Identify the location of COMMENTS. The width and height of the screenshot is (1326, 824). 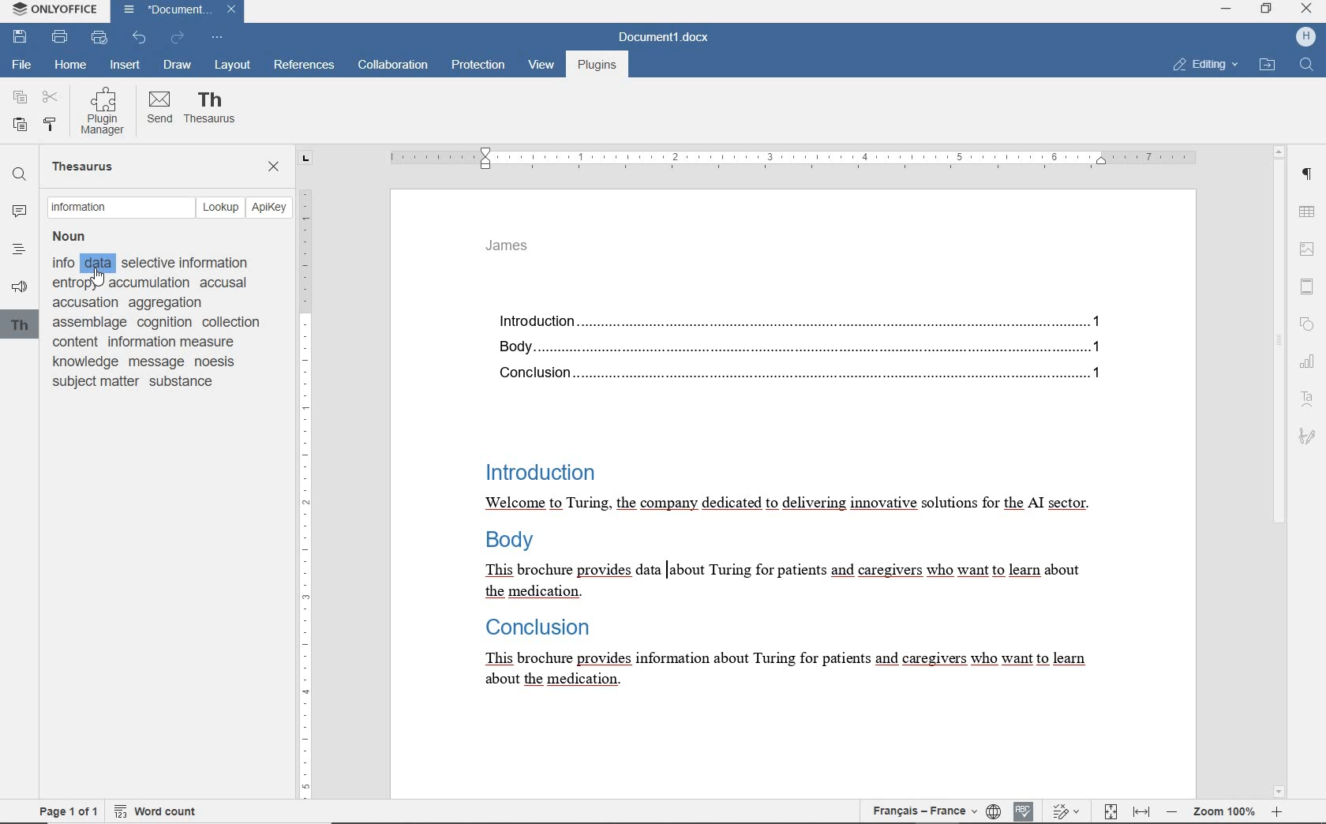
(15, 212).